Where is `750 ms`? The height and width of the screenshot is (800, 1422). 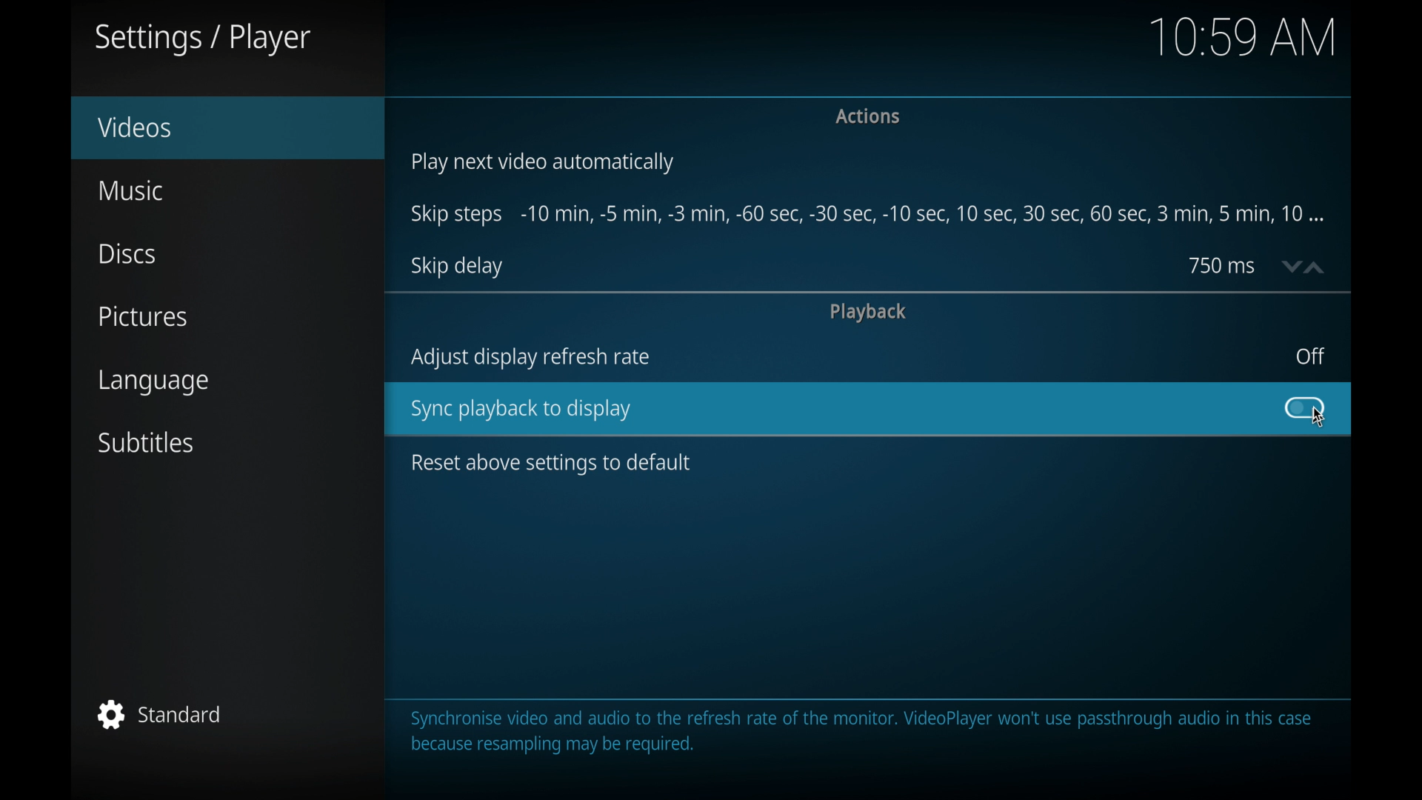 750 ms is located at coordinates (1221, 266).